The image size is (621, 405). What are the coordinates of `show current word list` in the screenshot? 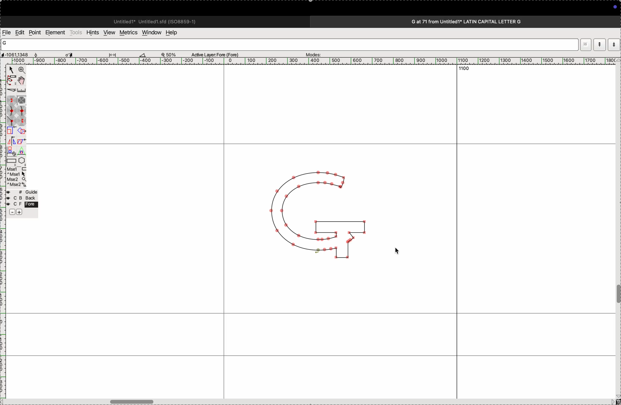 It's located at (600, 44).